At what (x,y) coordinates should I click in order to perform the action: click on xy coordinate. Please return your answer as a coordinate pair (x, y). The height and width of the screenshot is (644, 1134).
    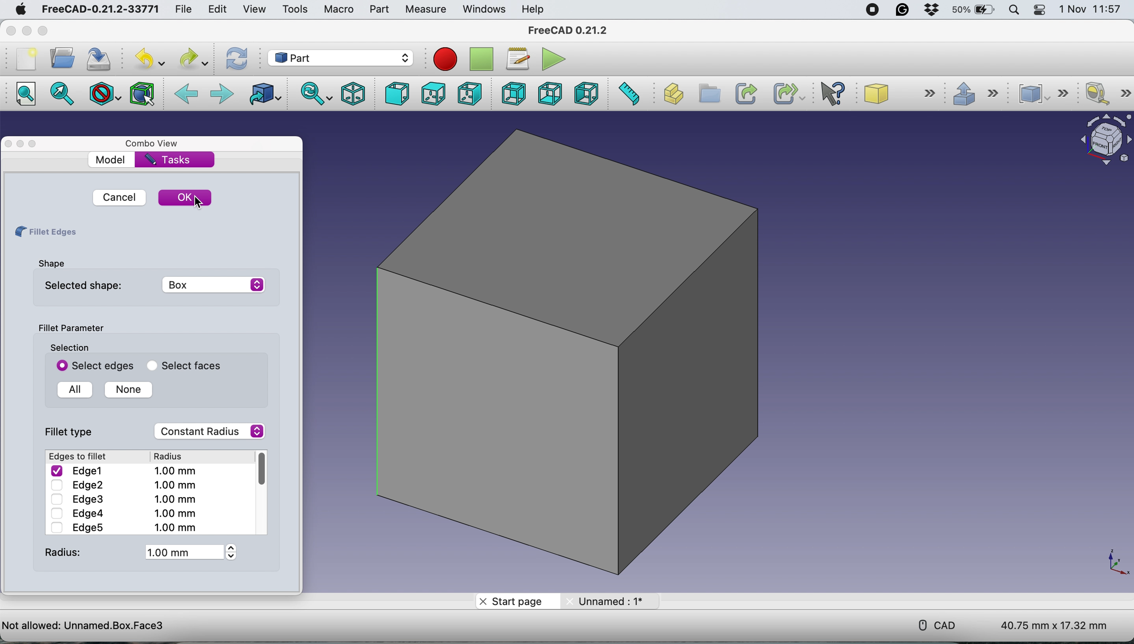
    Looking at the image, I should click on (1107, 561).